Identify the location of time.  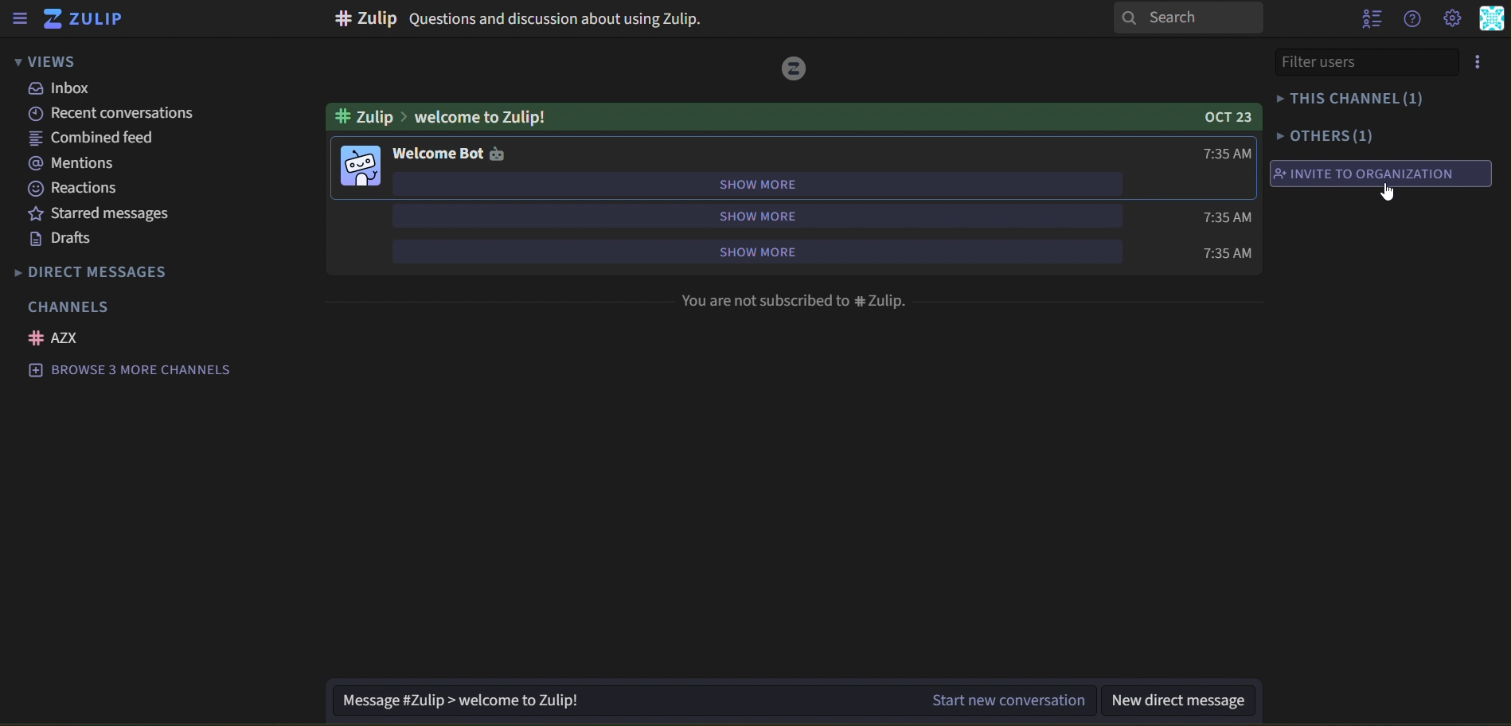
(1224, 216).